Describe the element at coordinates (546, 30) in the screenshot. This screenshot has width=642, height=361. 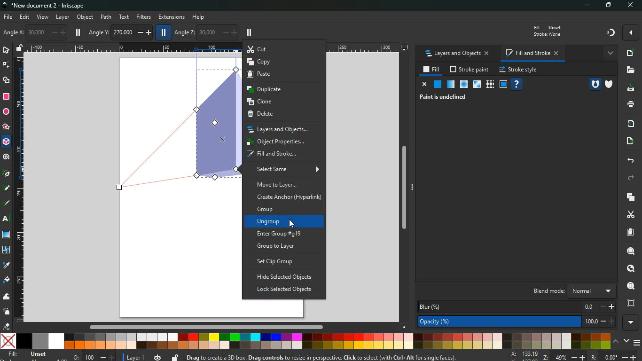
I see `fill` at that location.